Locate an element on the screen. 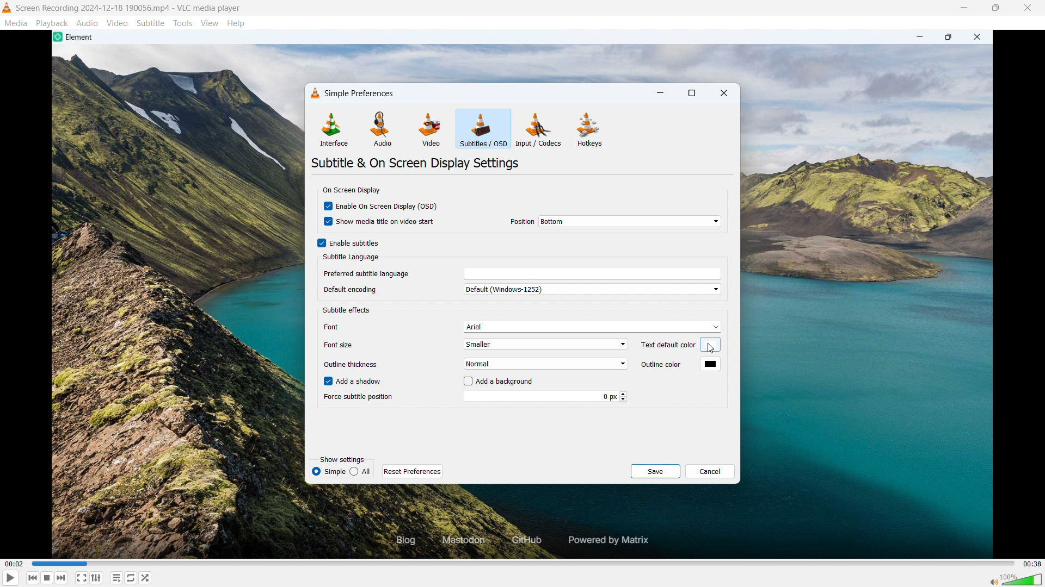 The width and height of the screenshot is (1045, 587). Backward or previous media  is located at coordinates (62, 578).